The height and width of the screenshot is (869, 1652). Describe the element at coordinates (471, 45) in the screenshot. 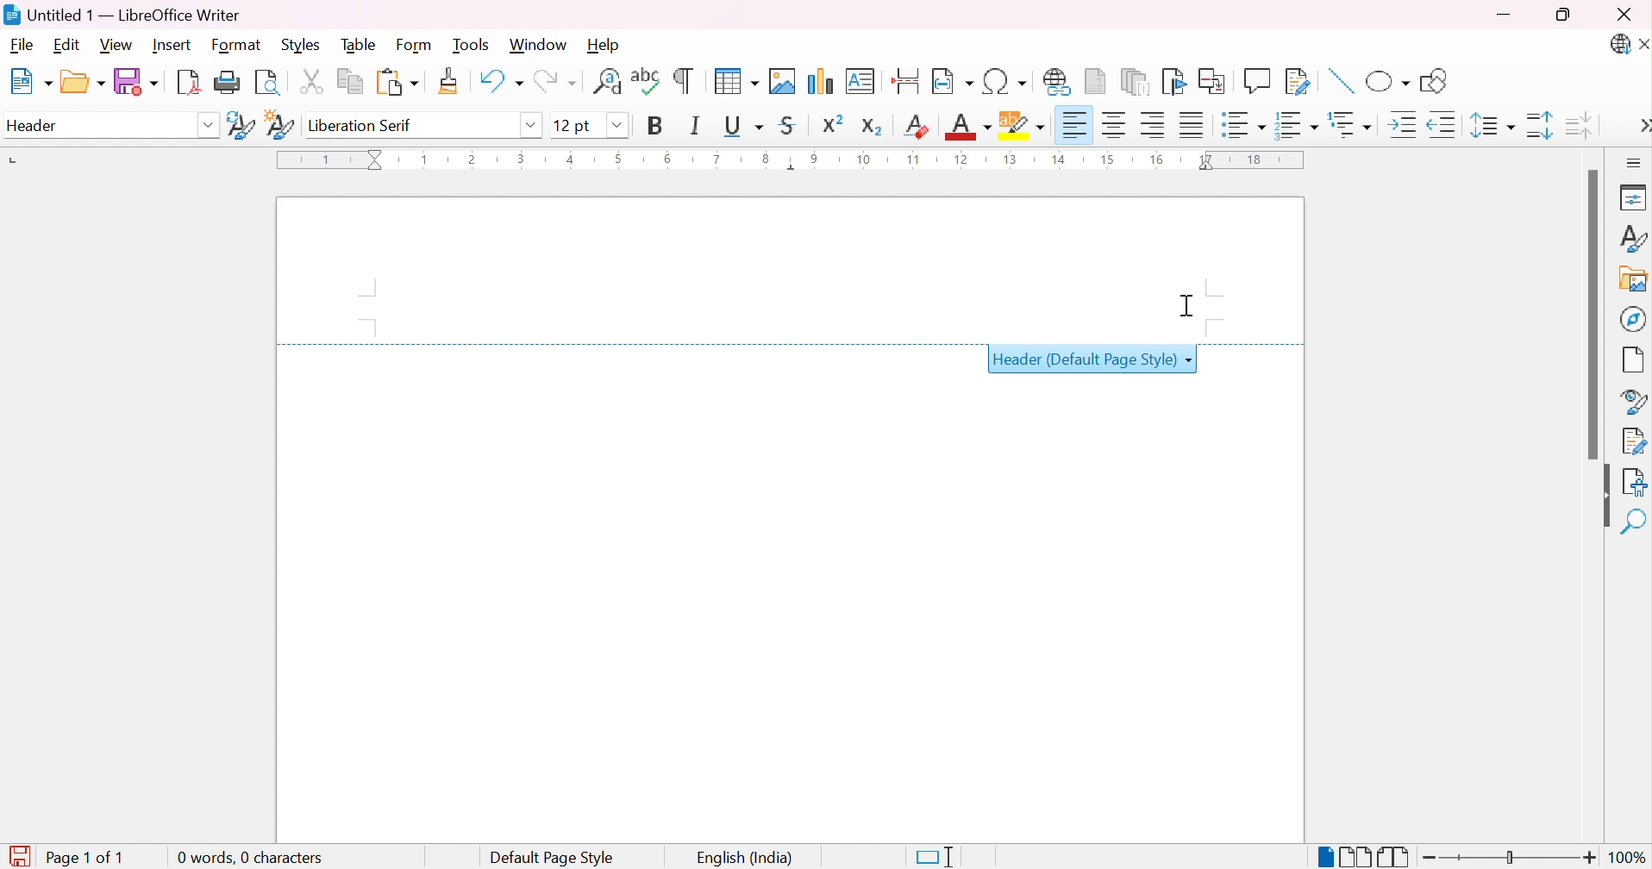

I see `Tools` at that location.